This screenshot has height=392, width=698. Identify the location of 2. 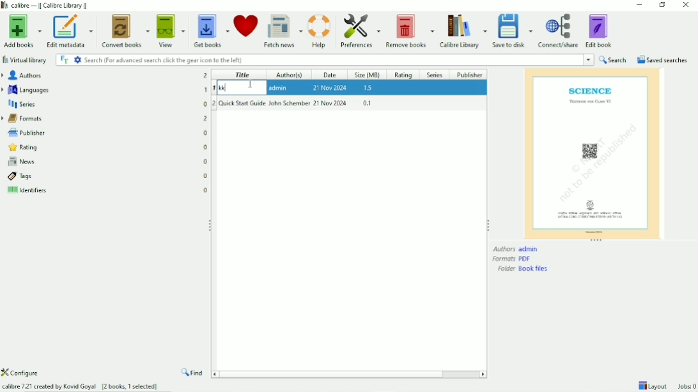
(206, 119).